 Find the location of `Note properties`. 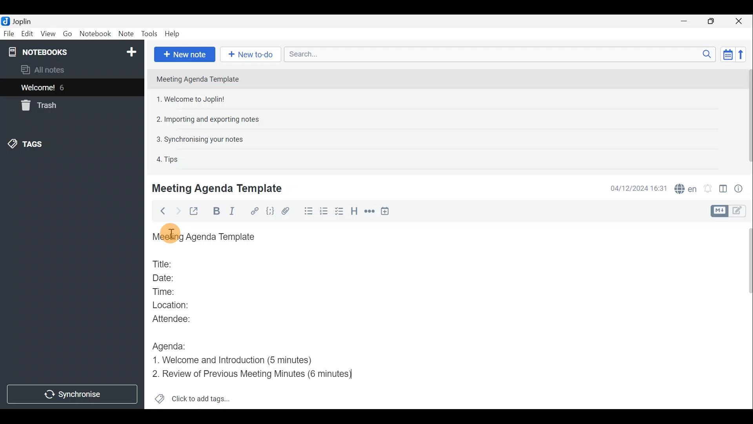

Note properties is located at coordinates (741, 188).